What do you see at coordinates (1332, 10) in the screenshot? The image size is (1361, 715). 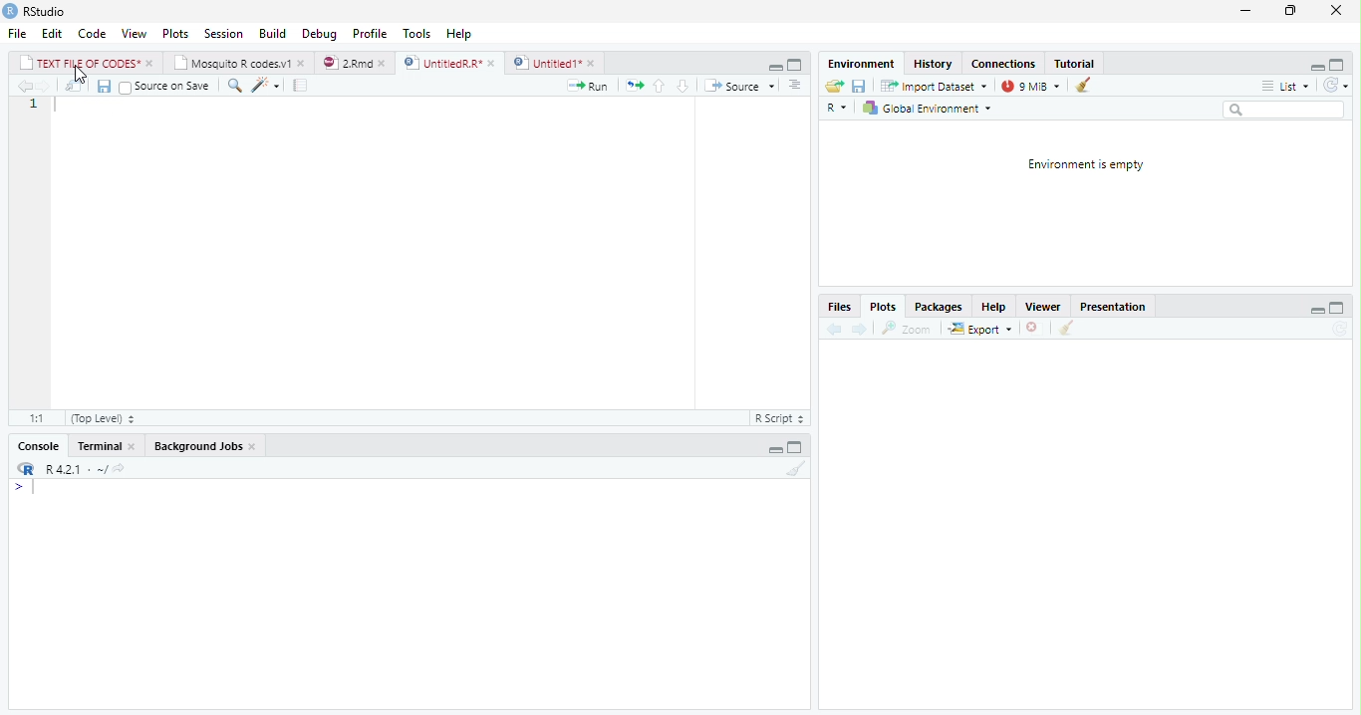 I see `close` at bounding box center [1332, 10].